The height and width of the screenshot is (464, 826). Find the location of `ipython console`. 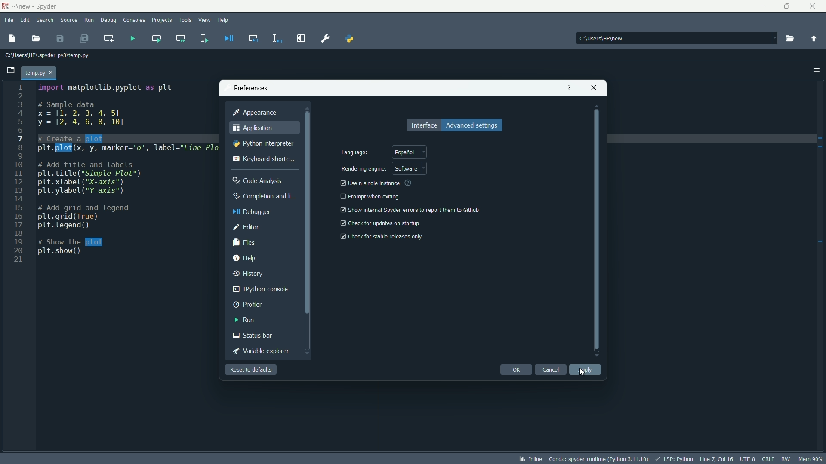

ipython console is located at coordinates (261, 288).